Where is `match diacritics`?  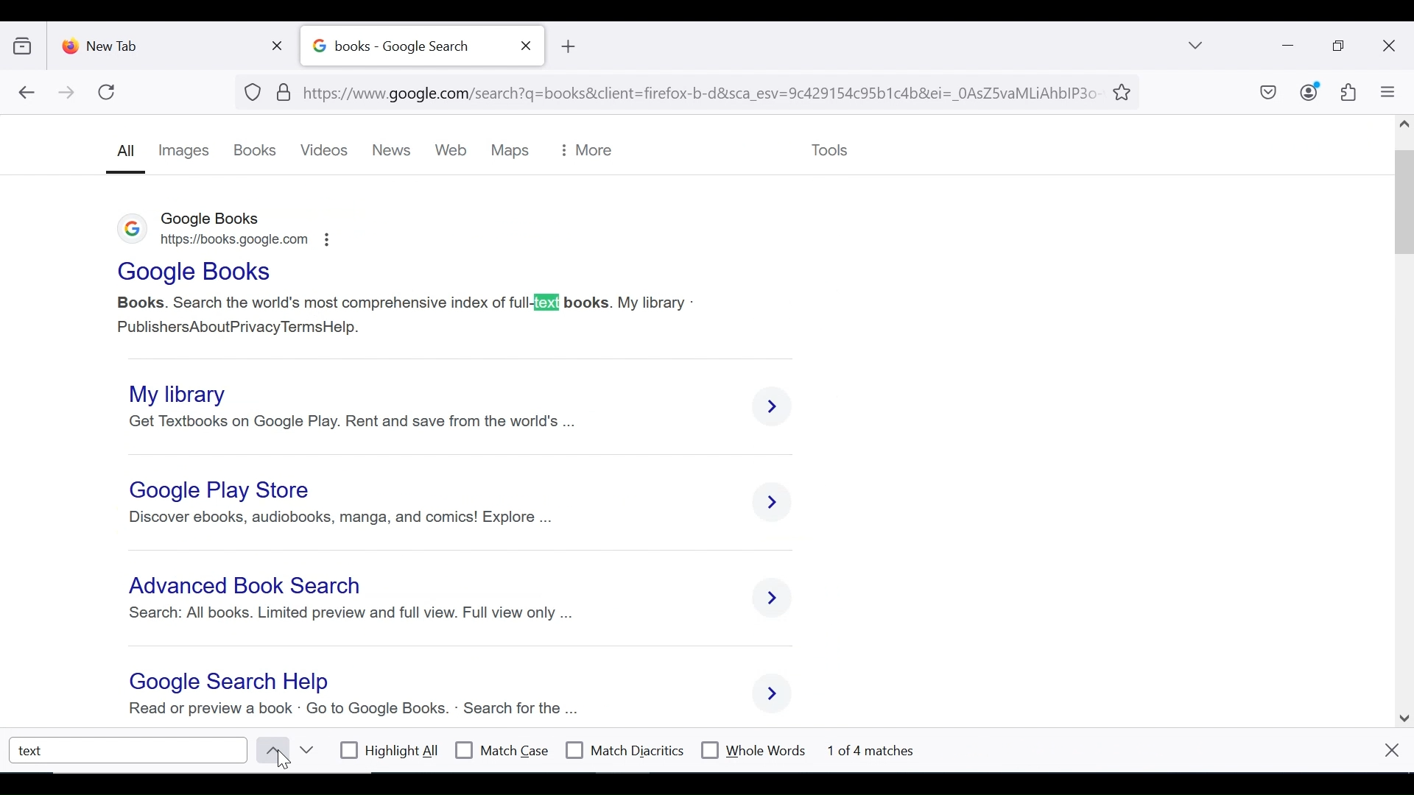 match diacritics is located at coordinates (625, 751).